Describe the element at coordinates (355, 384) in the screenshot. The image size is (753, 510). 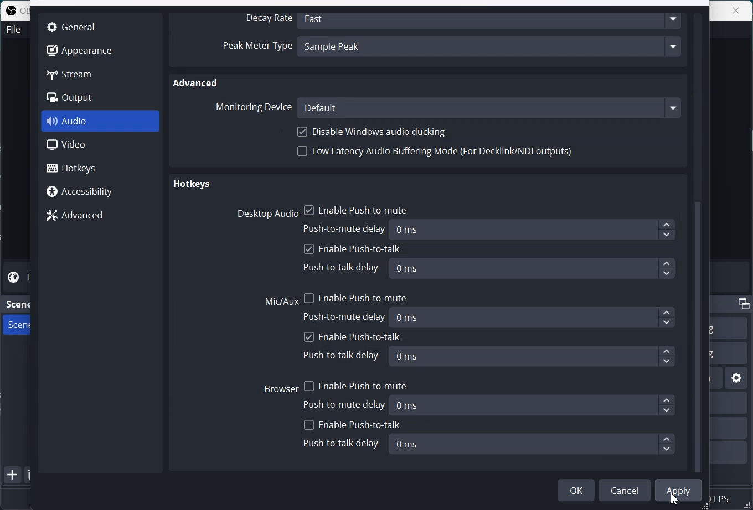
I see `Enable Push-to-mute` at that location.